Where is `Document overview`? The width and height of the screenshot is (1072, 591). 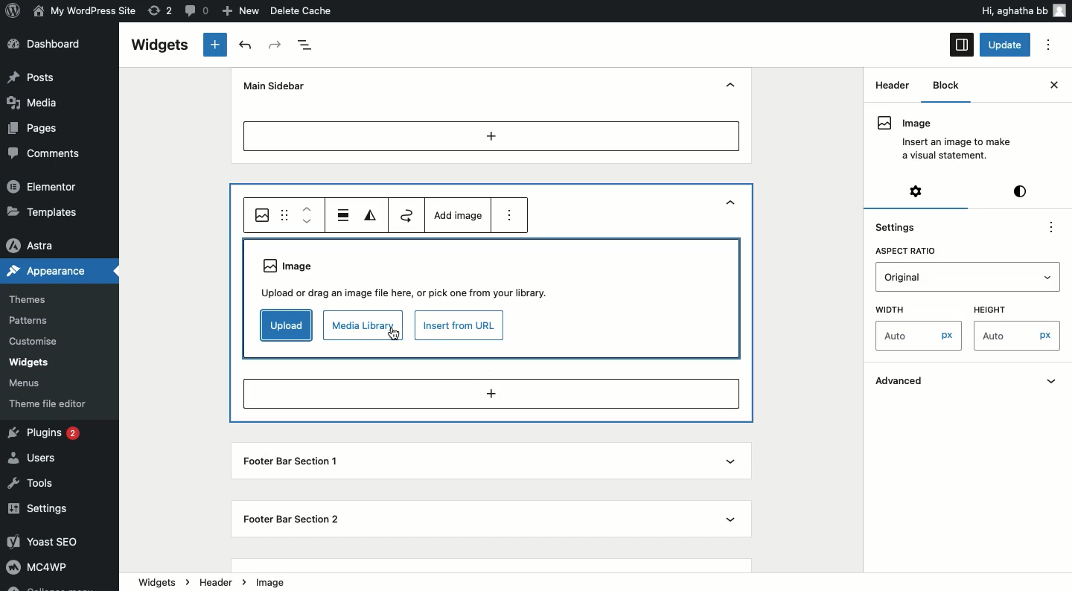
Document overview is located at coordinates (307, 45).